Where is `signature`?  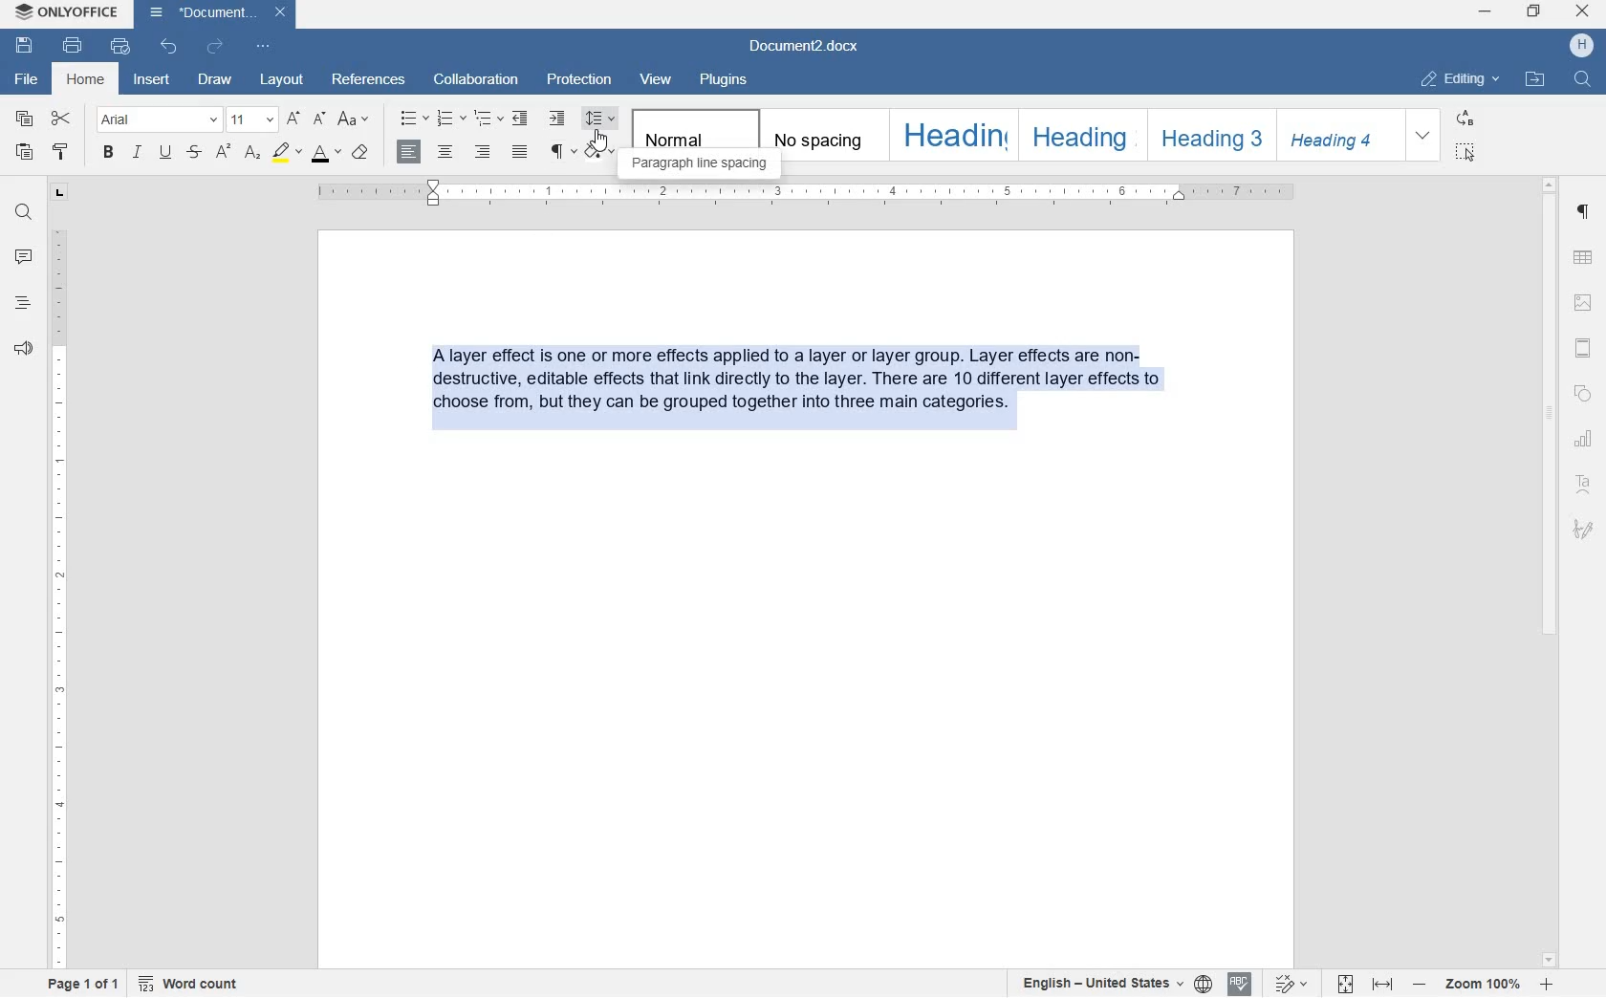 signature is located at coordinates (1583, 529).